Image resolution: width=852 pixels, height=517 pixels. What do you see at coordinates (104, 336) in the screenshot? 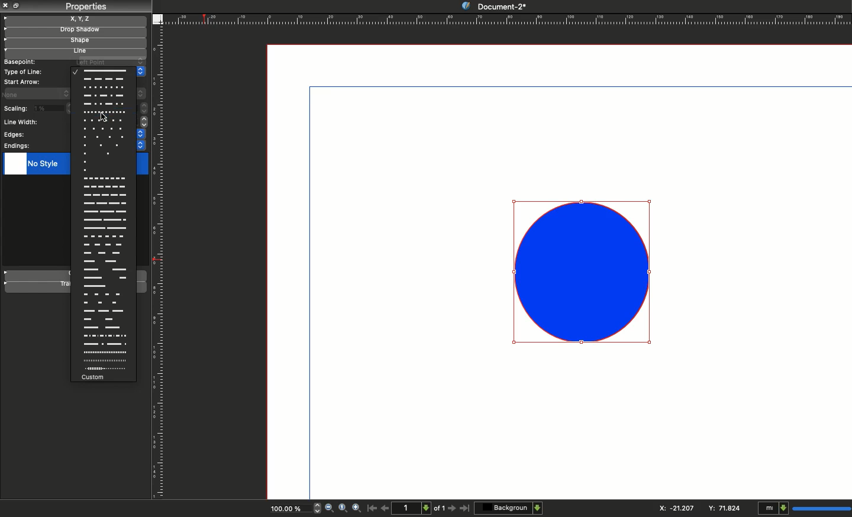
I see `line option` at bounding box center [104, 336].